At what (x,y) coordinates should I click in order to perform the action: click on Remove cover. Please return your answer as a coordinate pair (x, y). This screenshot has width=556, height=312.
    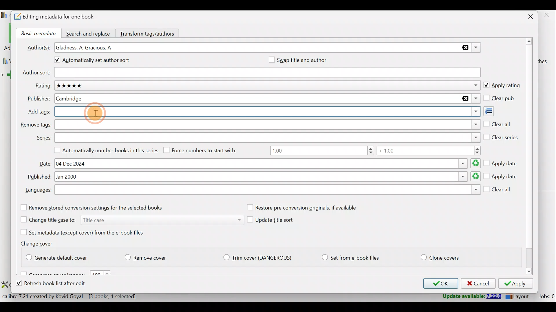
    Looking at the image, I should click on (149, 256).